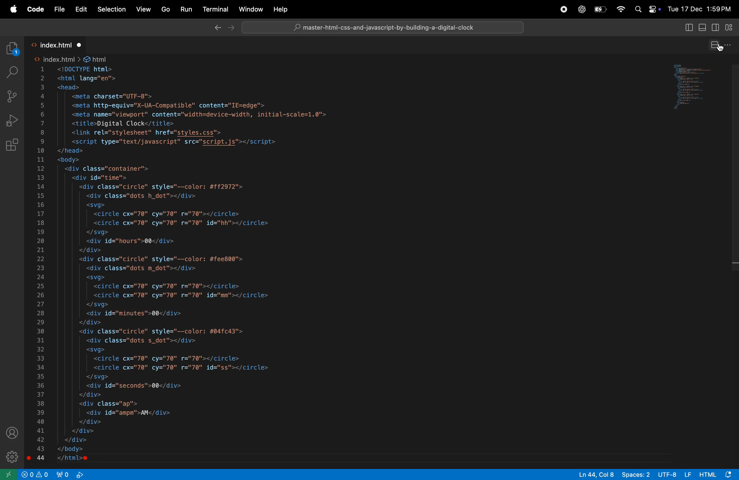 The height and width of the screenshot is (480, 739). What do you see at coordinates (143, 9) in the screenshot?
I see `view` at bounding box center [143, 9].